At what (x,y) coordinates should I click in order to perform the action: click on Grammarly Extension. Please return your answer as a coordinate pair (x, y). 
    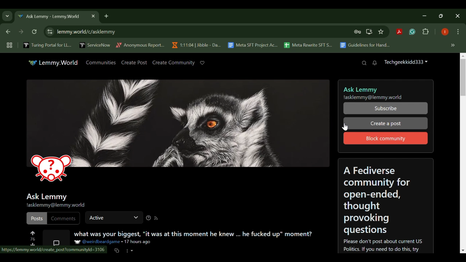
    Looking at the image, I should click on (411, 32).